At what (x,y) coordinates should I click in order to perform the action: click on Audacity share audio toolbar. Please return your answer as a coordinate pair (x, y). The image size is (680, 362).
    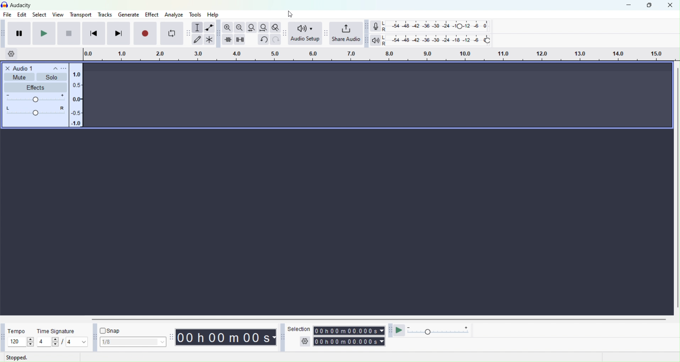
    Looking at the image, I should click on (326, 34).